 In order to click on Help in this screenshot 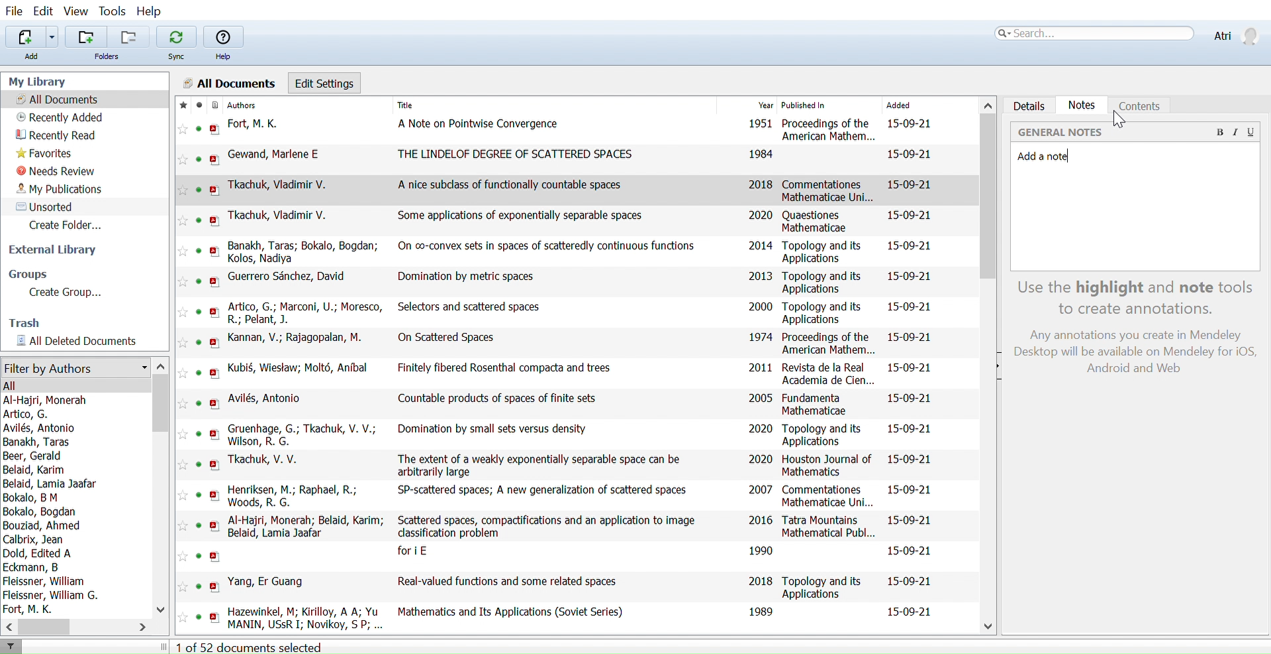, I will do `click(152, 12)`.